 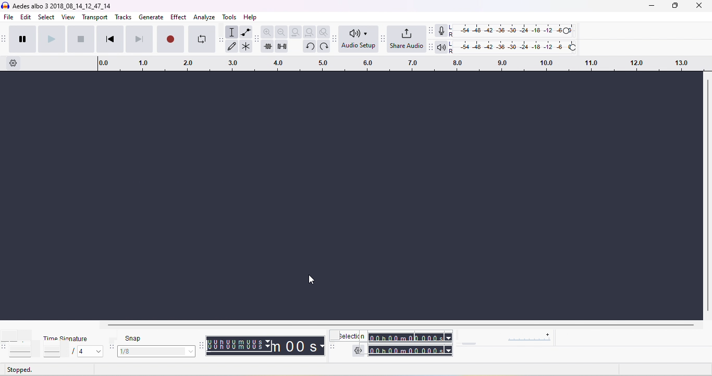 What do you see at coordinates (230, 17) in the screenshot?
I see `tools` at bounding box center [230, 17].